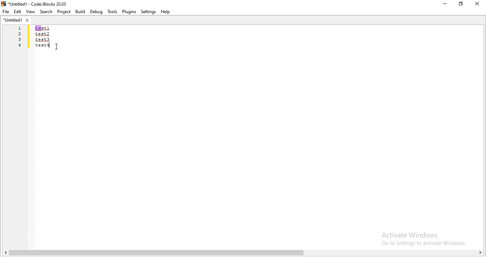 The height and width of the screenshot is (257, 486). What do you see at coordinates (18, 12) in the screenshot?
I see `Edit ` at bounding box center [18, 12].